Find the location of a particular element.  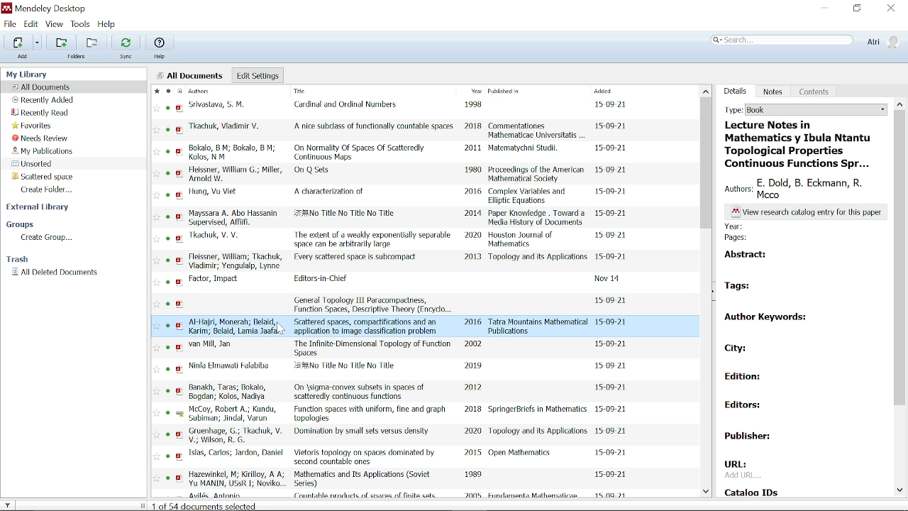

date is located at coordinates (613, 257).